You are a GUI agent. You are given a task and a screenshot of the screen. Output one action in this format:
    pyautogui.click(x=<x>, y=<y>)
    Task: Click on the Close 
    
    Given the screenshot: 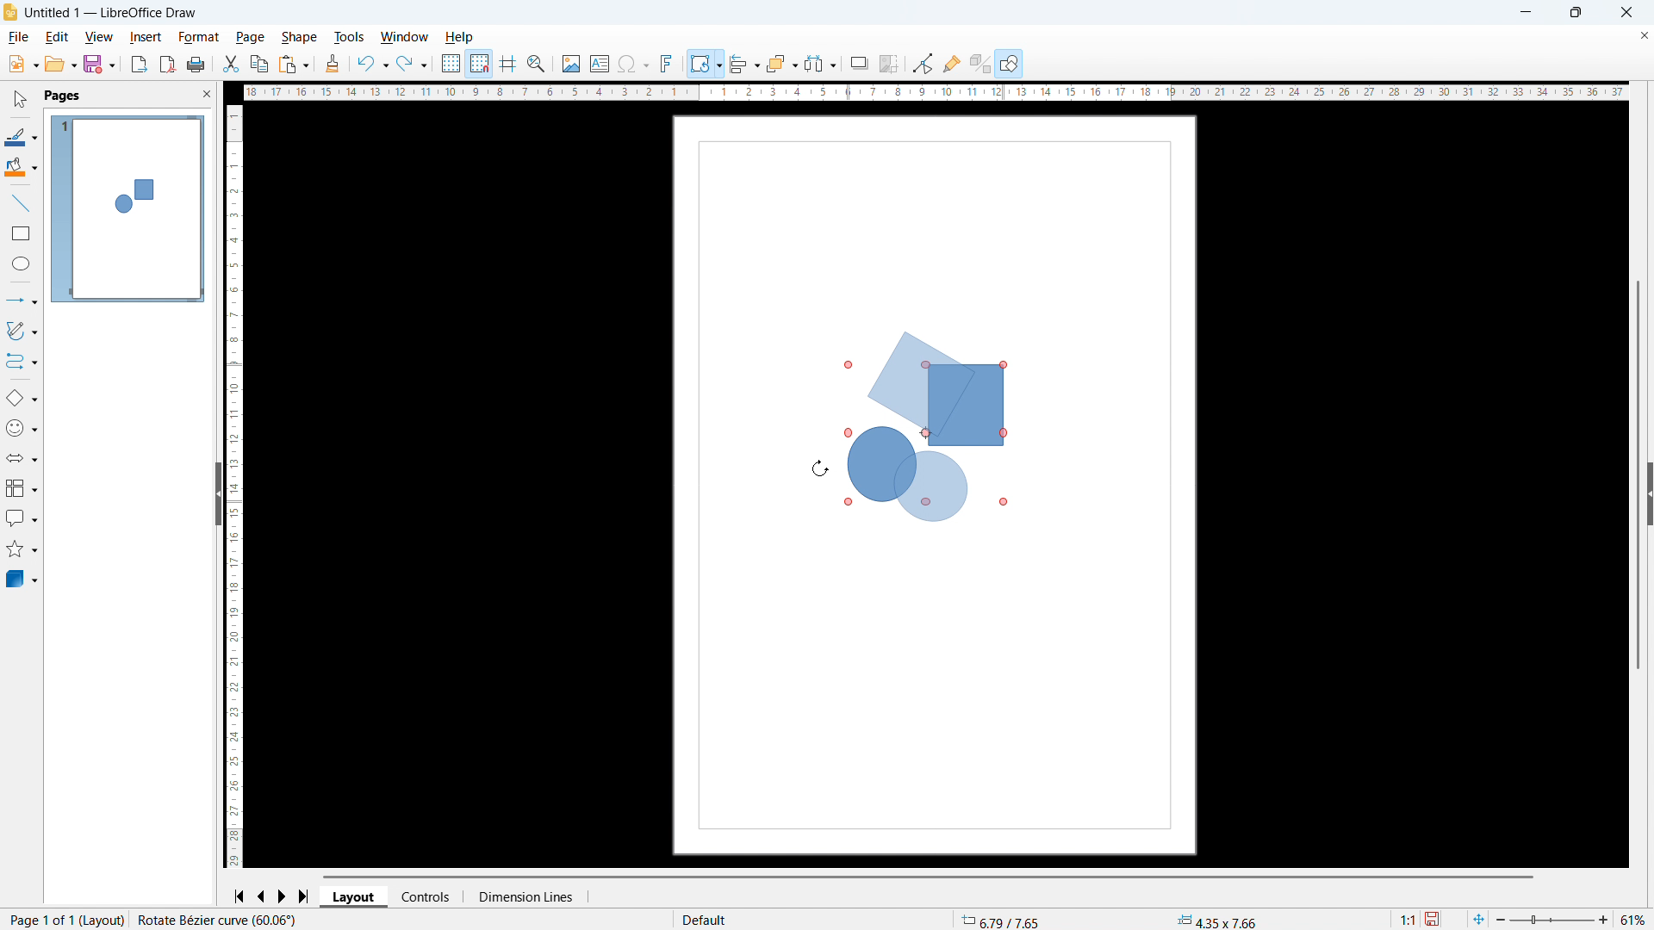 What is the action you would take?
    pyautogui.click(x=1626, y=13)
    